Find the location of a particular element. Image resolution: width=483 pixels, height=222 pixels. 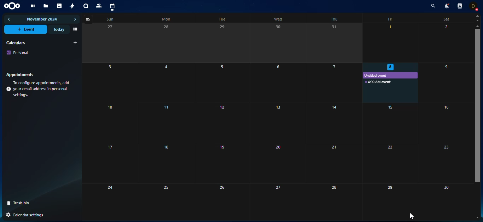

28 is located at coordinates (167, 43).